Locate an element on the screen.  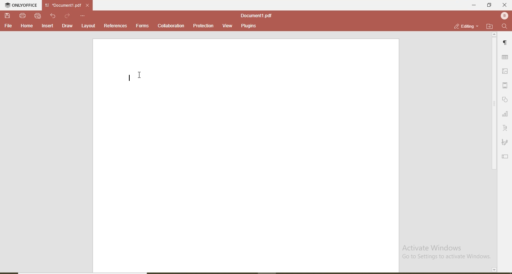
text is located at coordinates (505, 128).